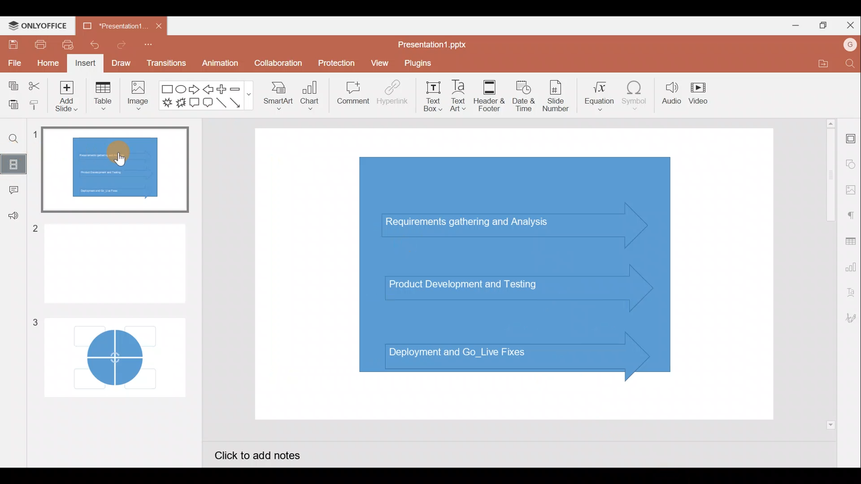 The height and width of the screenshot is (484, 861). What do you see at coordinates (852, 216) in the screenshot?
I see `Paragraph settings` at bounding box center [852, 216].